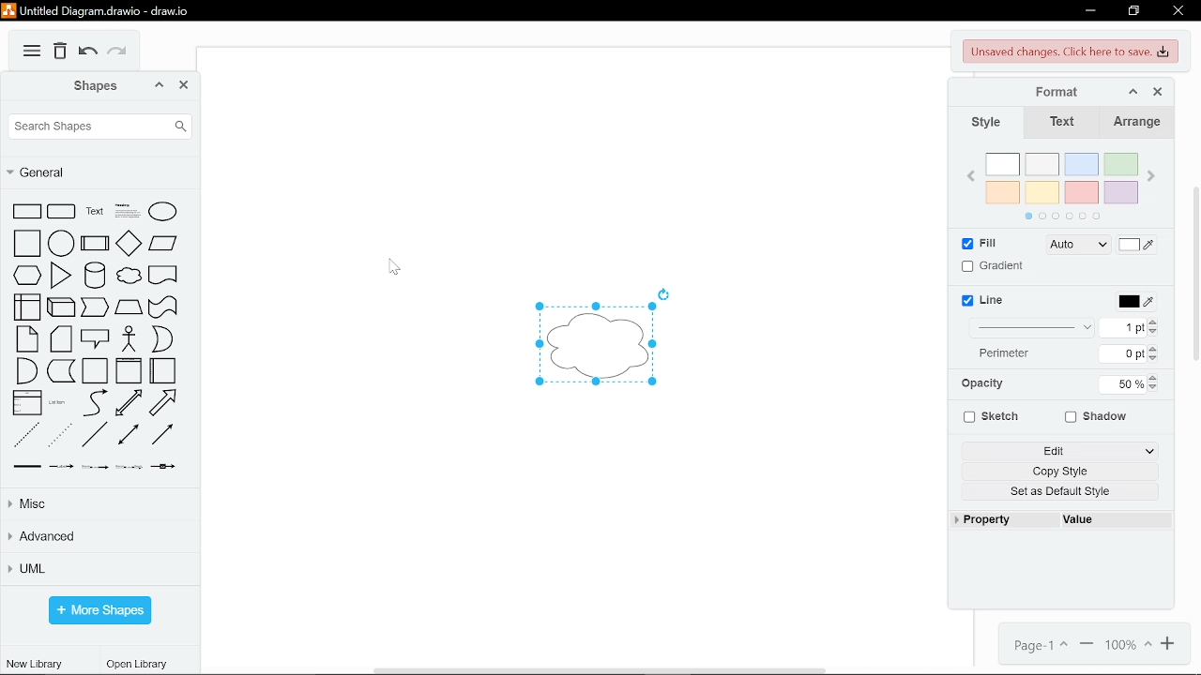 The width and height of the screenshot is (1201, 675). Describe the element at coordinates (27, 275) in the screenshot. I see `hexagon` at that location.